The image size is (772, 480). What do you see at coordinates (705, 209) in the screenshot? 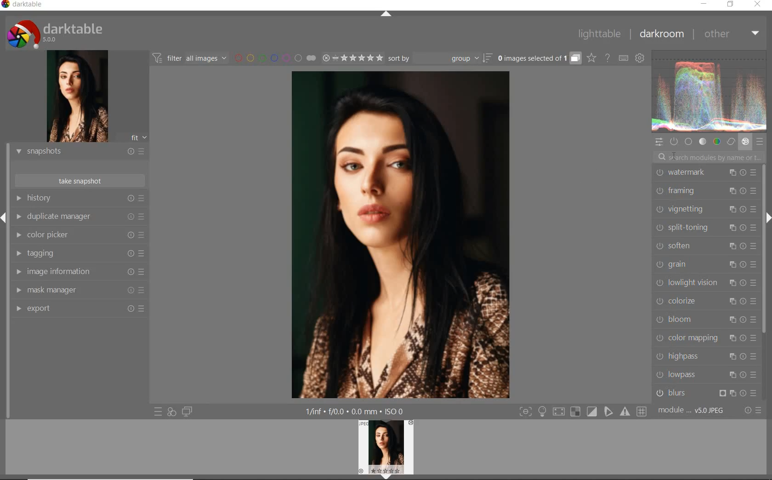
I see `vignetting` at bounding box center [705, 209].